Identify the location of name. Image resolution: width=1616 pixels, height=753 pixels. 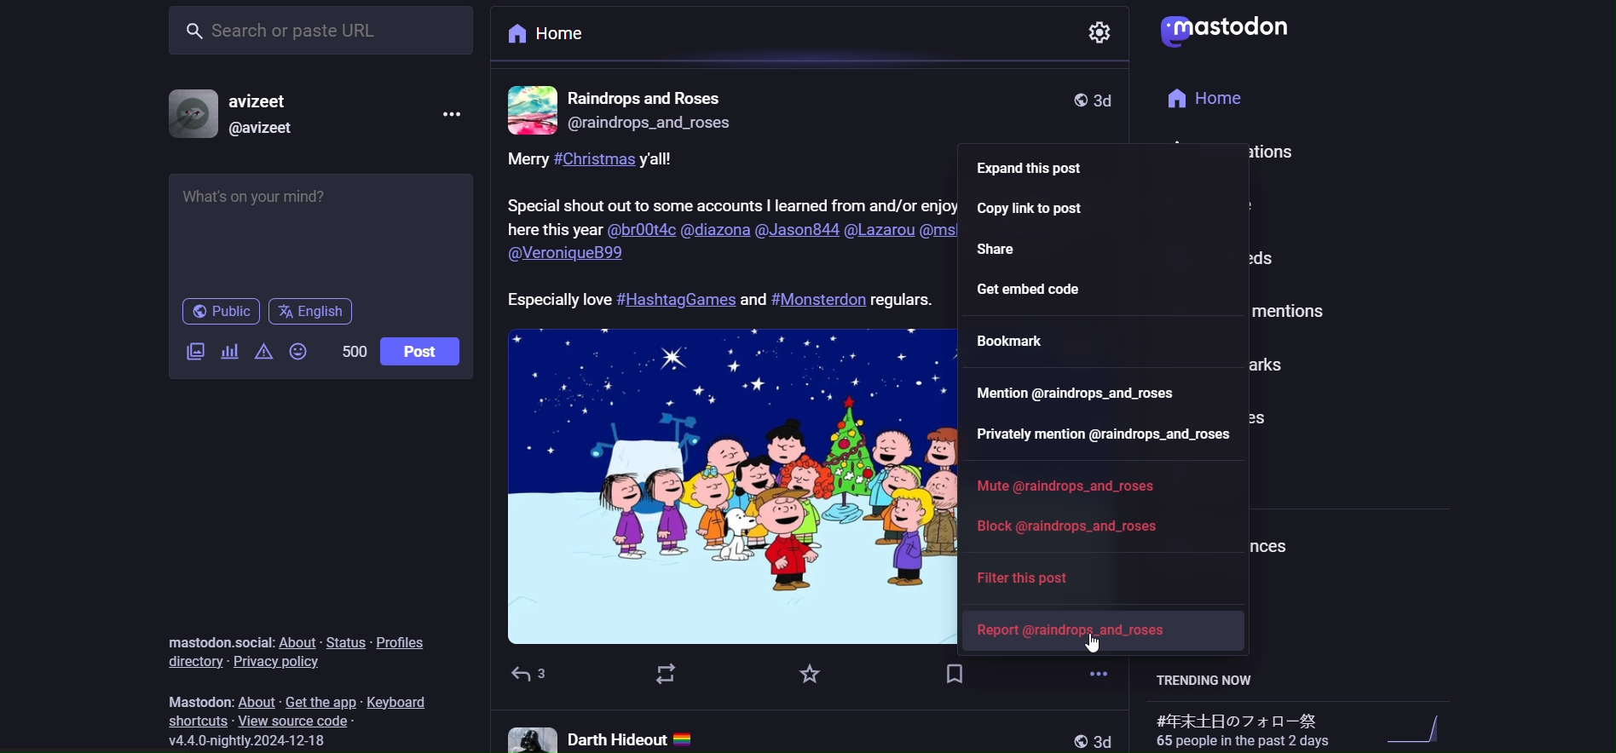
(651, 97).